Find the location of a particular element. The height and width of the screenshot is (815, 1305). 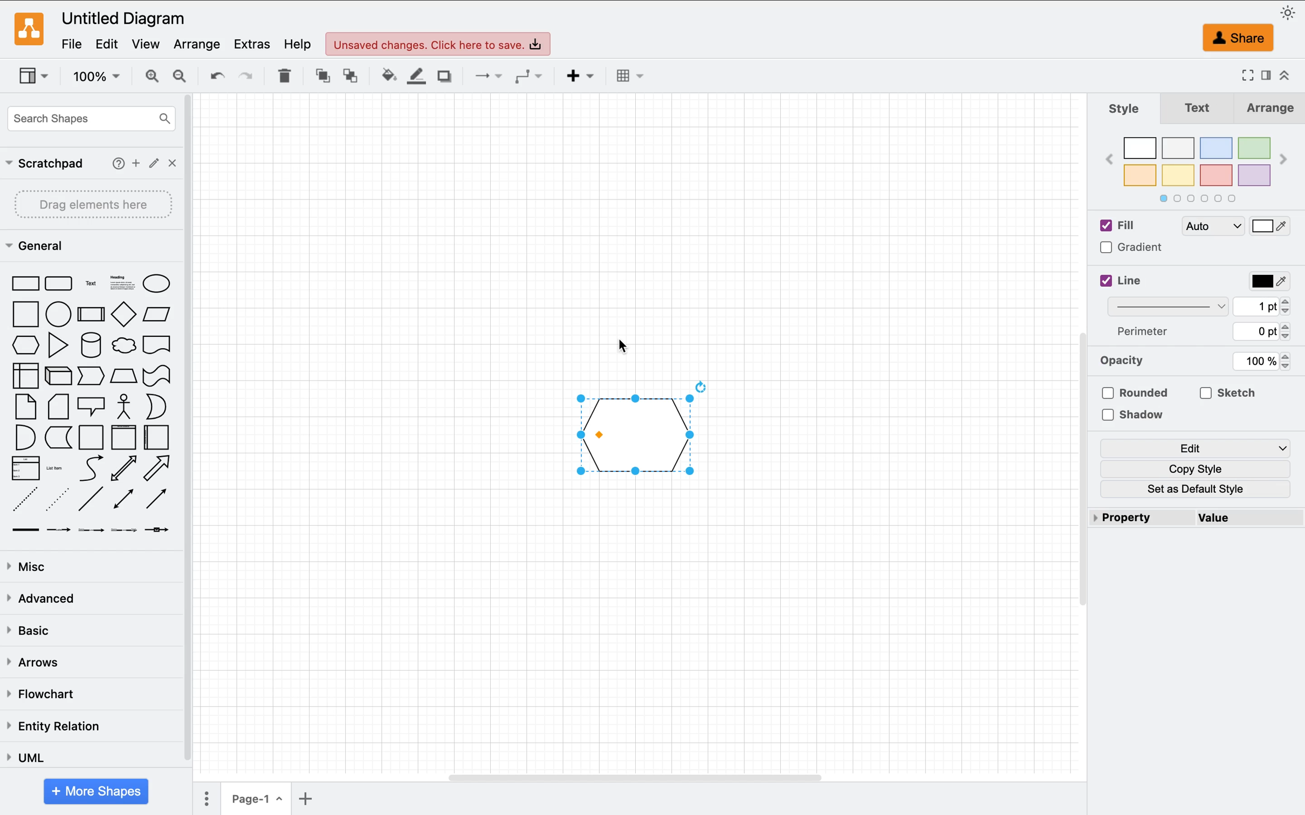

fullscreen is located at coordinates (1245, 77).